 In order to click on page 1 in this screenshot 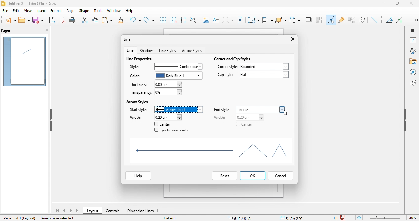, I will do `click(25, 61)`.